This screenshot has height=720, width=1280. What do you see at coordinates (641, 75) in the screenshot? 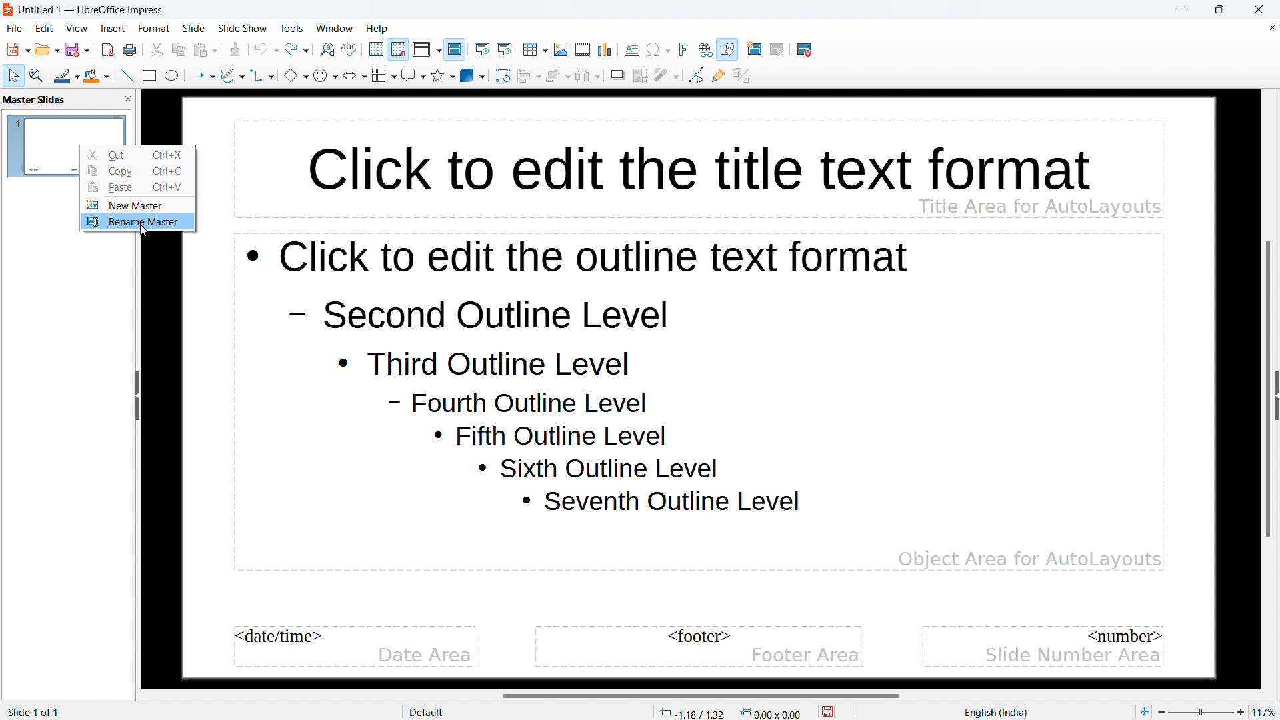
I see `crop` at bounding box center [641, 75].